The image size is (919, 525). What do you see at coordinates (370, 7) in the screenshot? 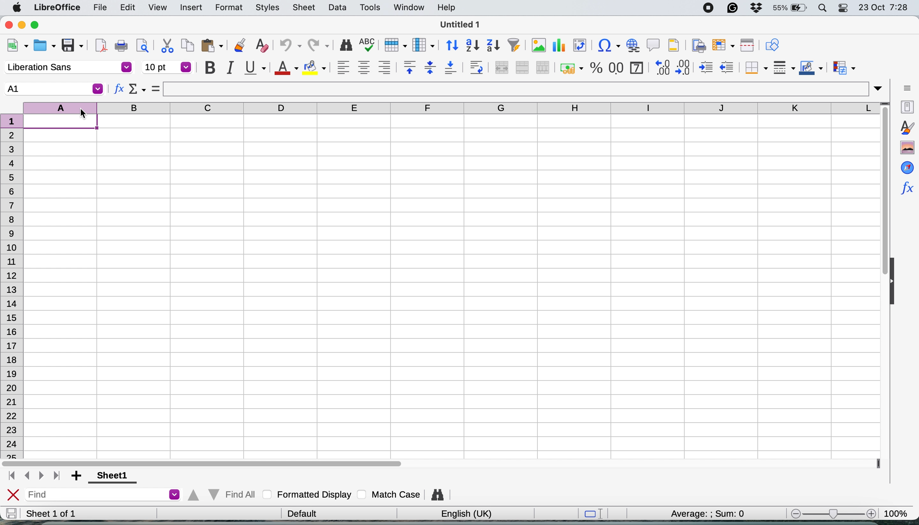
I see `tools` at bounding box center [370, 7].